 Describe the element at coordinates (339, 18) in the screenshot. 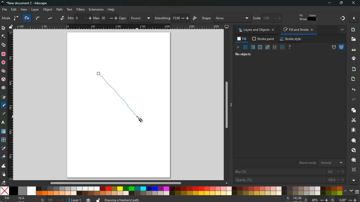

I see `` at that location.